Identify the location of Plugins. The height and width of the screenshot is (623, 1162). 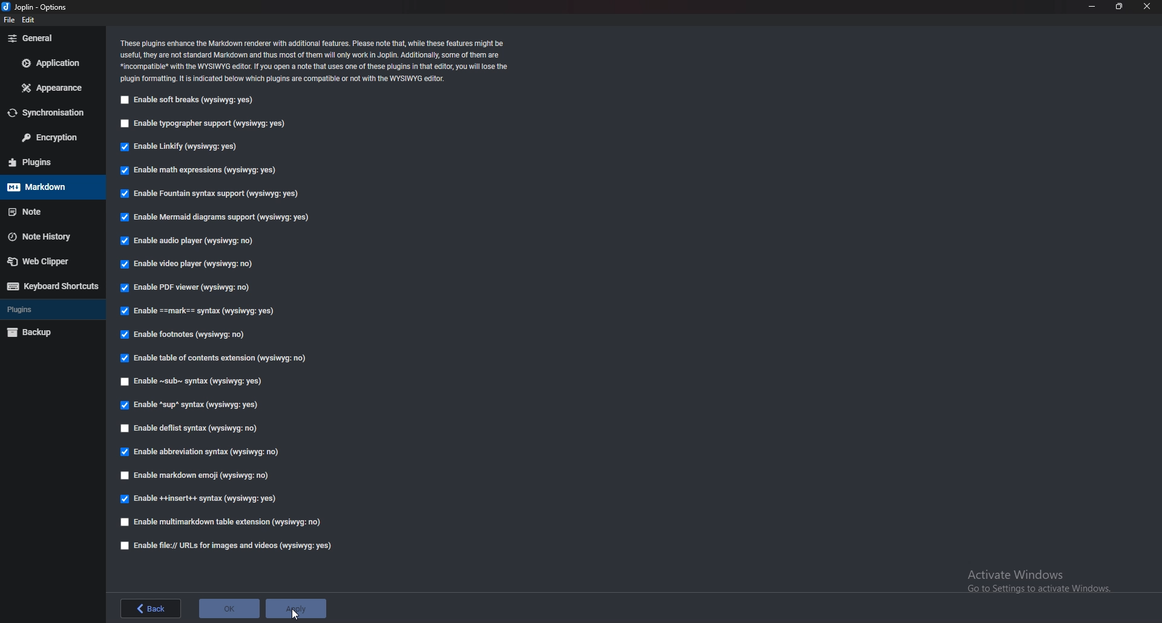
(52, 310).